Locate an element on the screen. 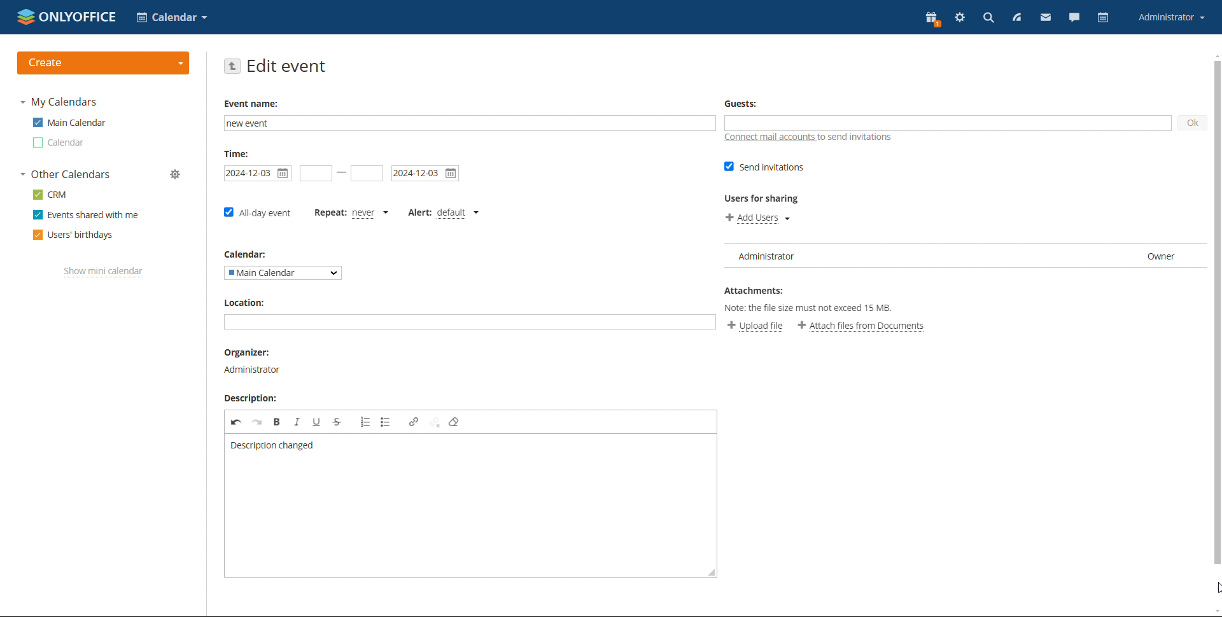 This screenshot has width=1222, height=617. resize is located at coordinates (712, 569).